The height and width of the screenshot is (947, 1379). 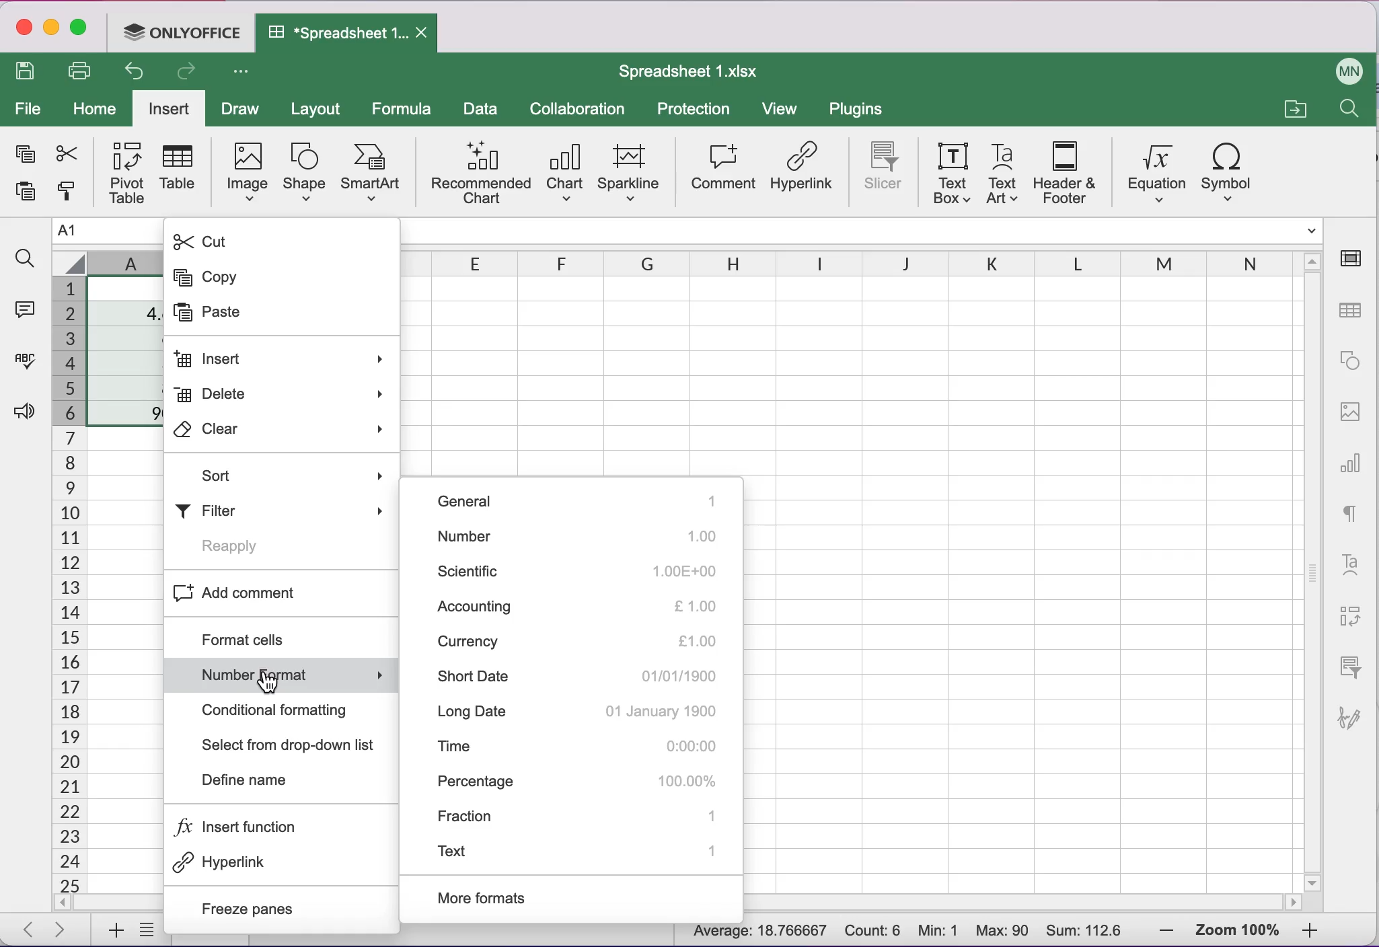 I want to click on find, so click(x=1343, y=109).